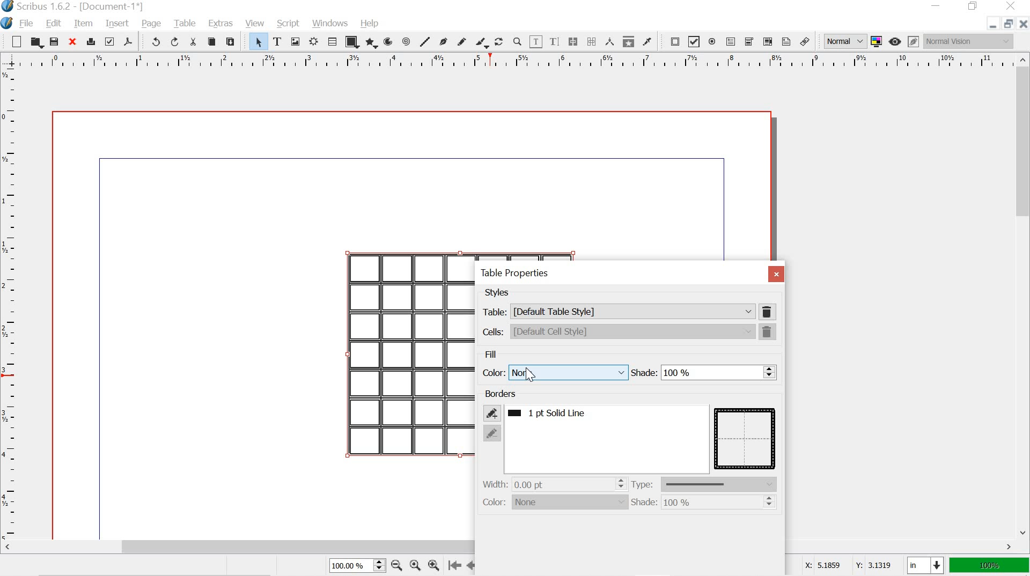 The height and width of the screenshot is (576, 1030). What do you see at coordinates (554, 41) in the screenshot?
I see `edit text with story editor` at bounding box center [554, 41].